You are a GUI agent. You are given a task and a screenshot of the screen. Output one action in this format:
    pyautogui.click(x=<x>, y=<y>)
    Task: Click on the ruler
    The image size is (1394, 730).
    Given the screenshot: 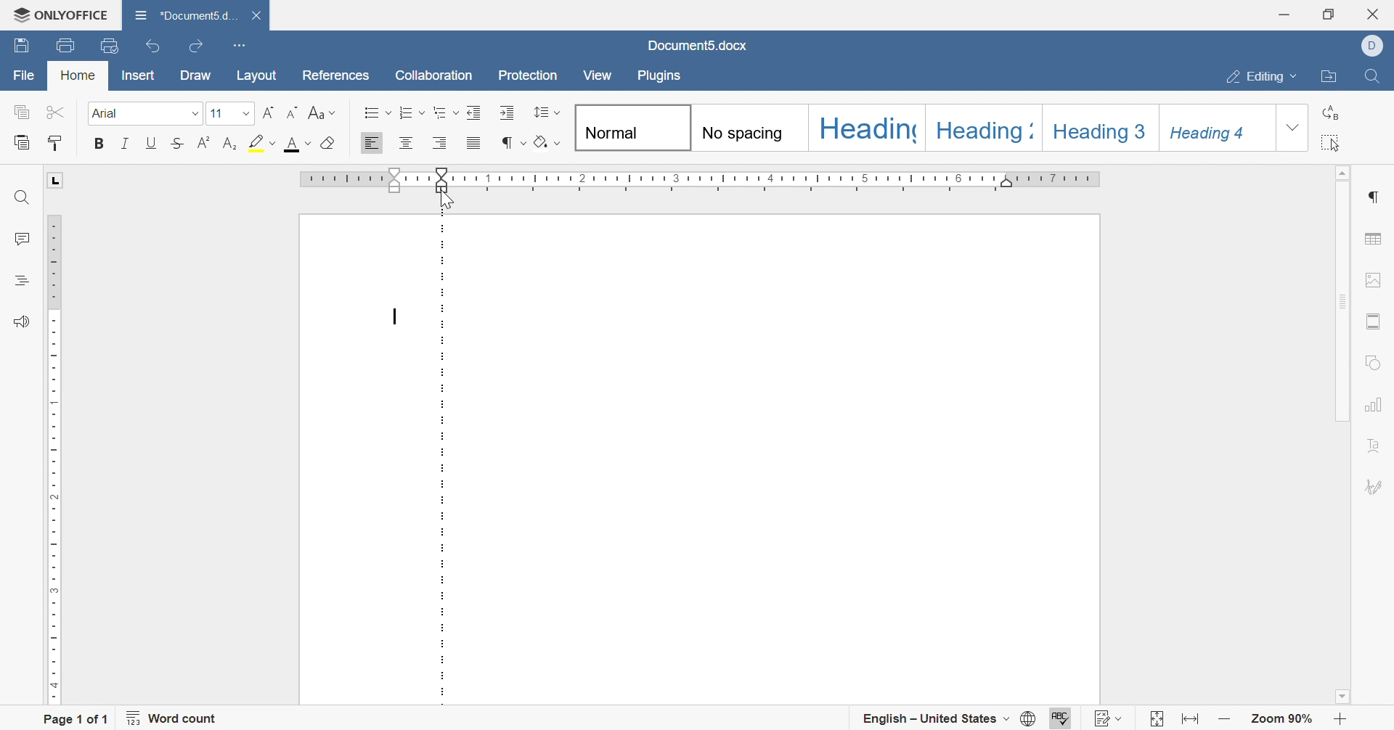 What is the action you would take?
    pyautogui.click(x=51, y=456)
    